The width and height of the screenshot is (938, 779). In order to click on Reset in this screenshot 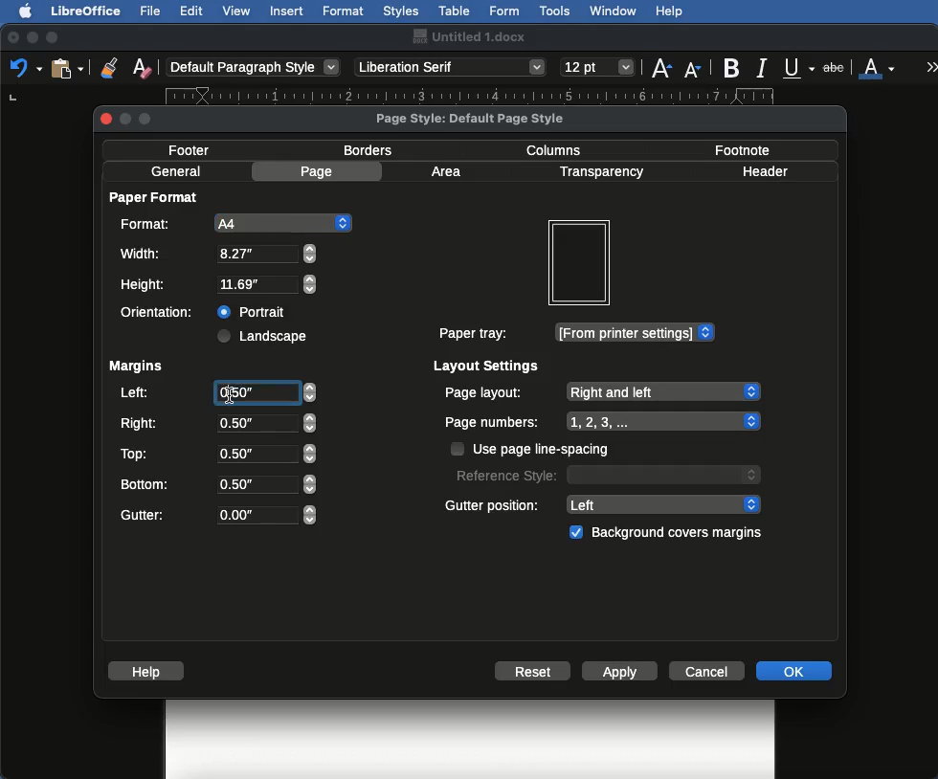, I will do `click(533, 673)`.